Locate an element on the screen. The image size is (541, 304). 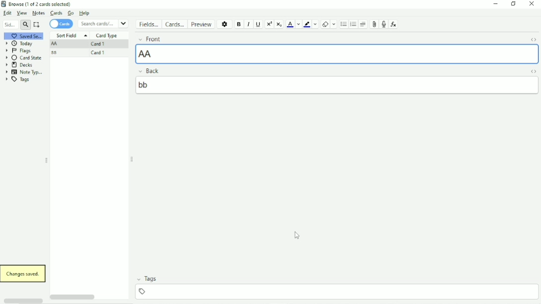
Options is located at coordinates (224, 24).